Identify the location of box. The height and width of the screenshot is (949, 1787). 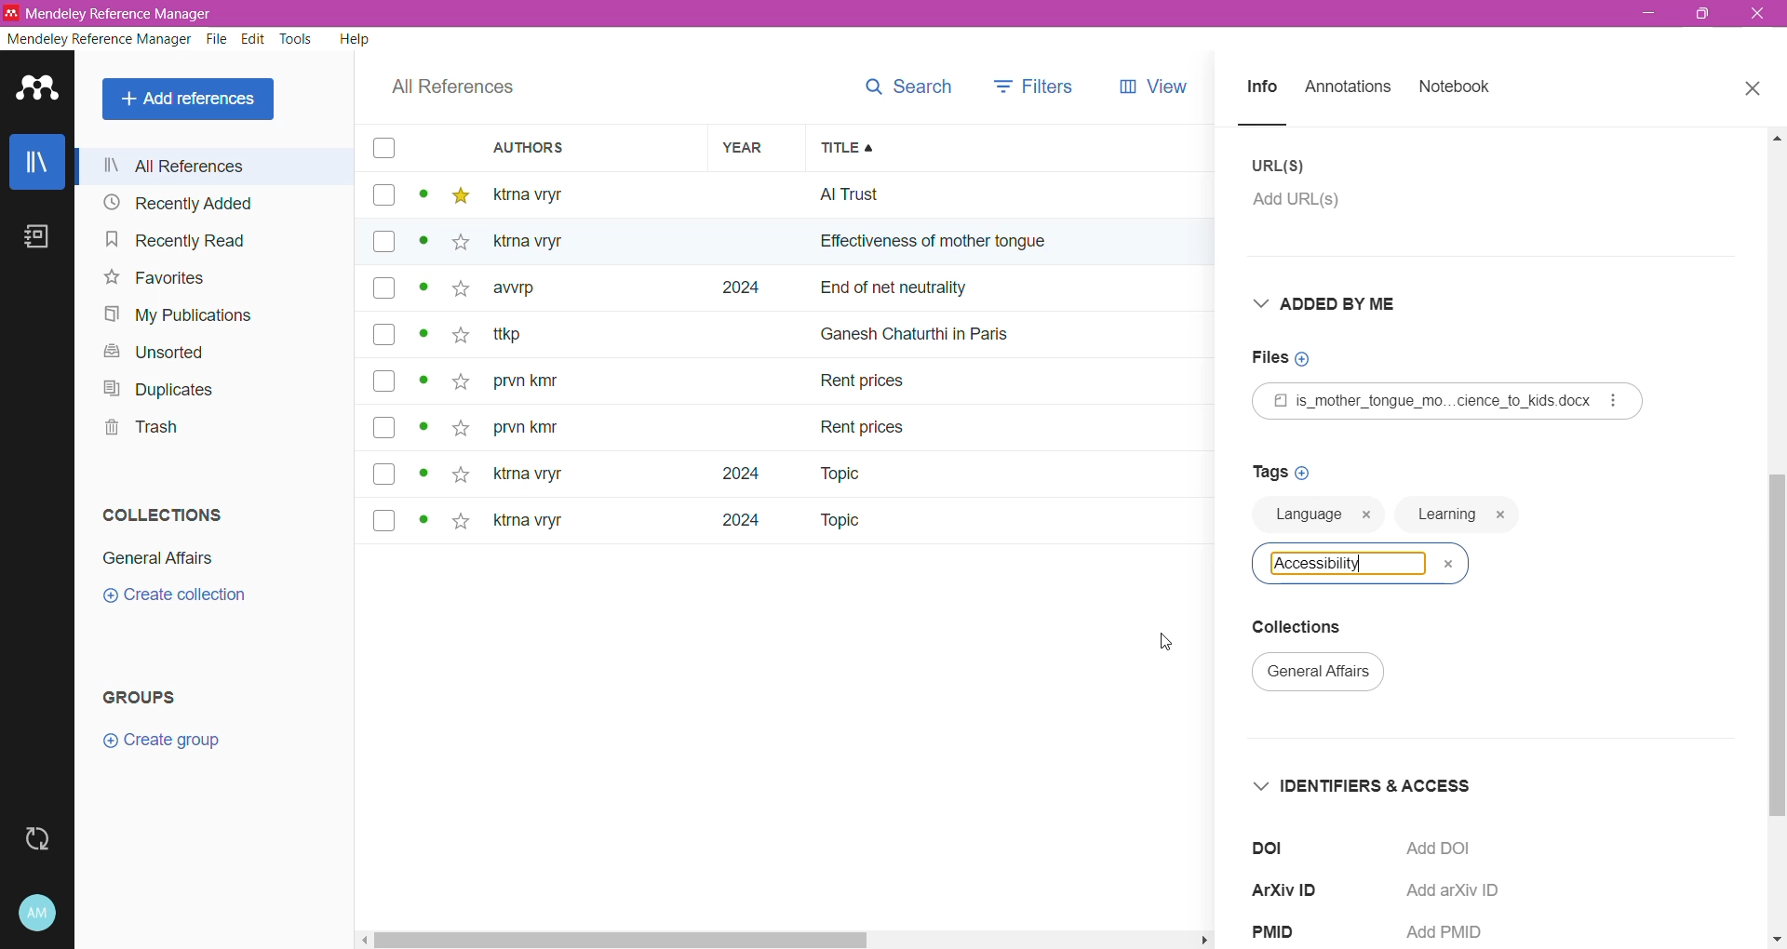
(384, 290).